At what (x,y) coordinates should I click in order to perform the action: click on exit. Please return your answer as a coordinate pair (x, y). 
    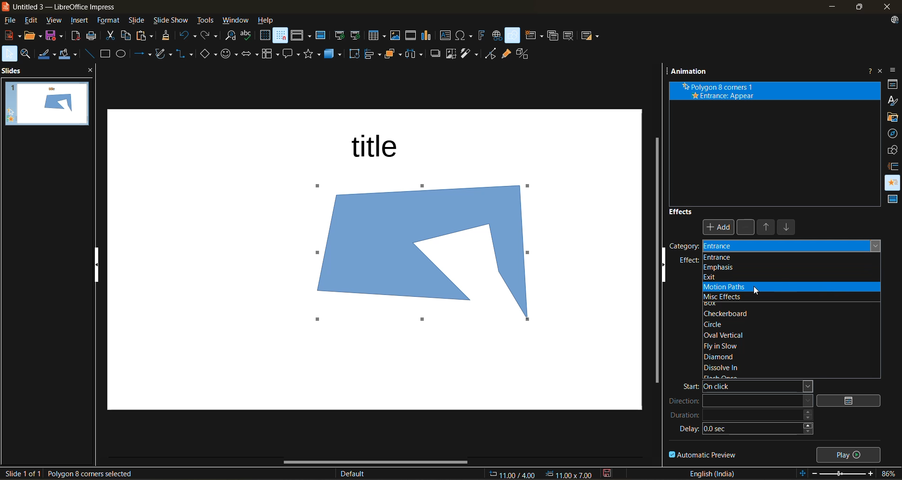
    Looking at the image, I should click on (725, 278).